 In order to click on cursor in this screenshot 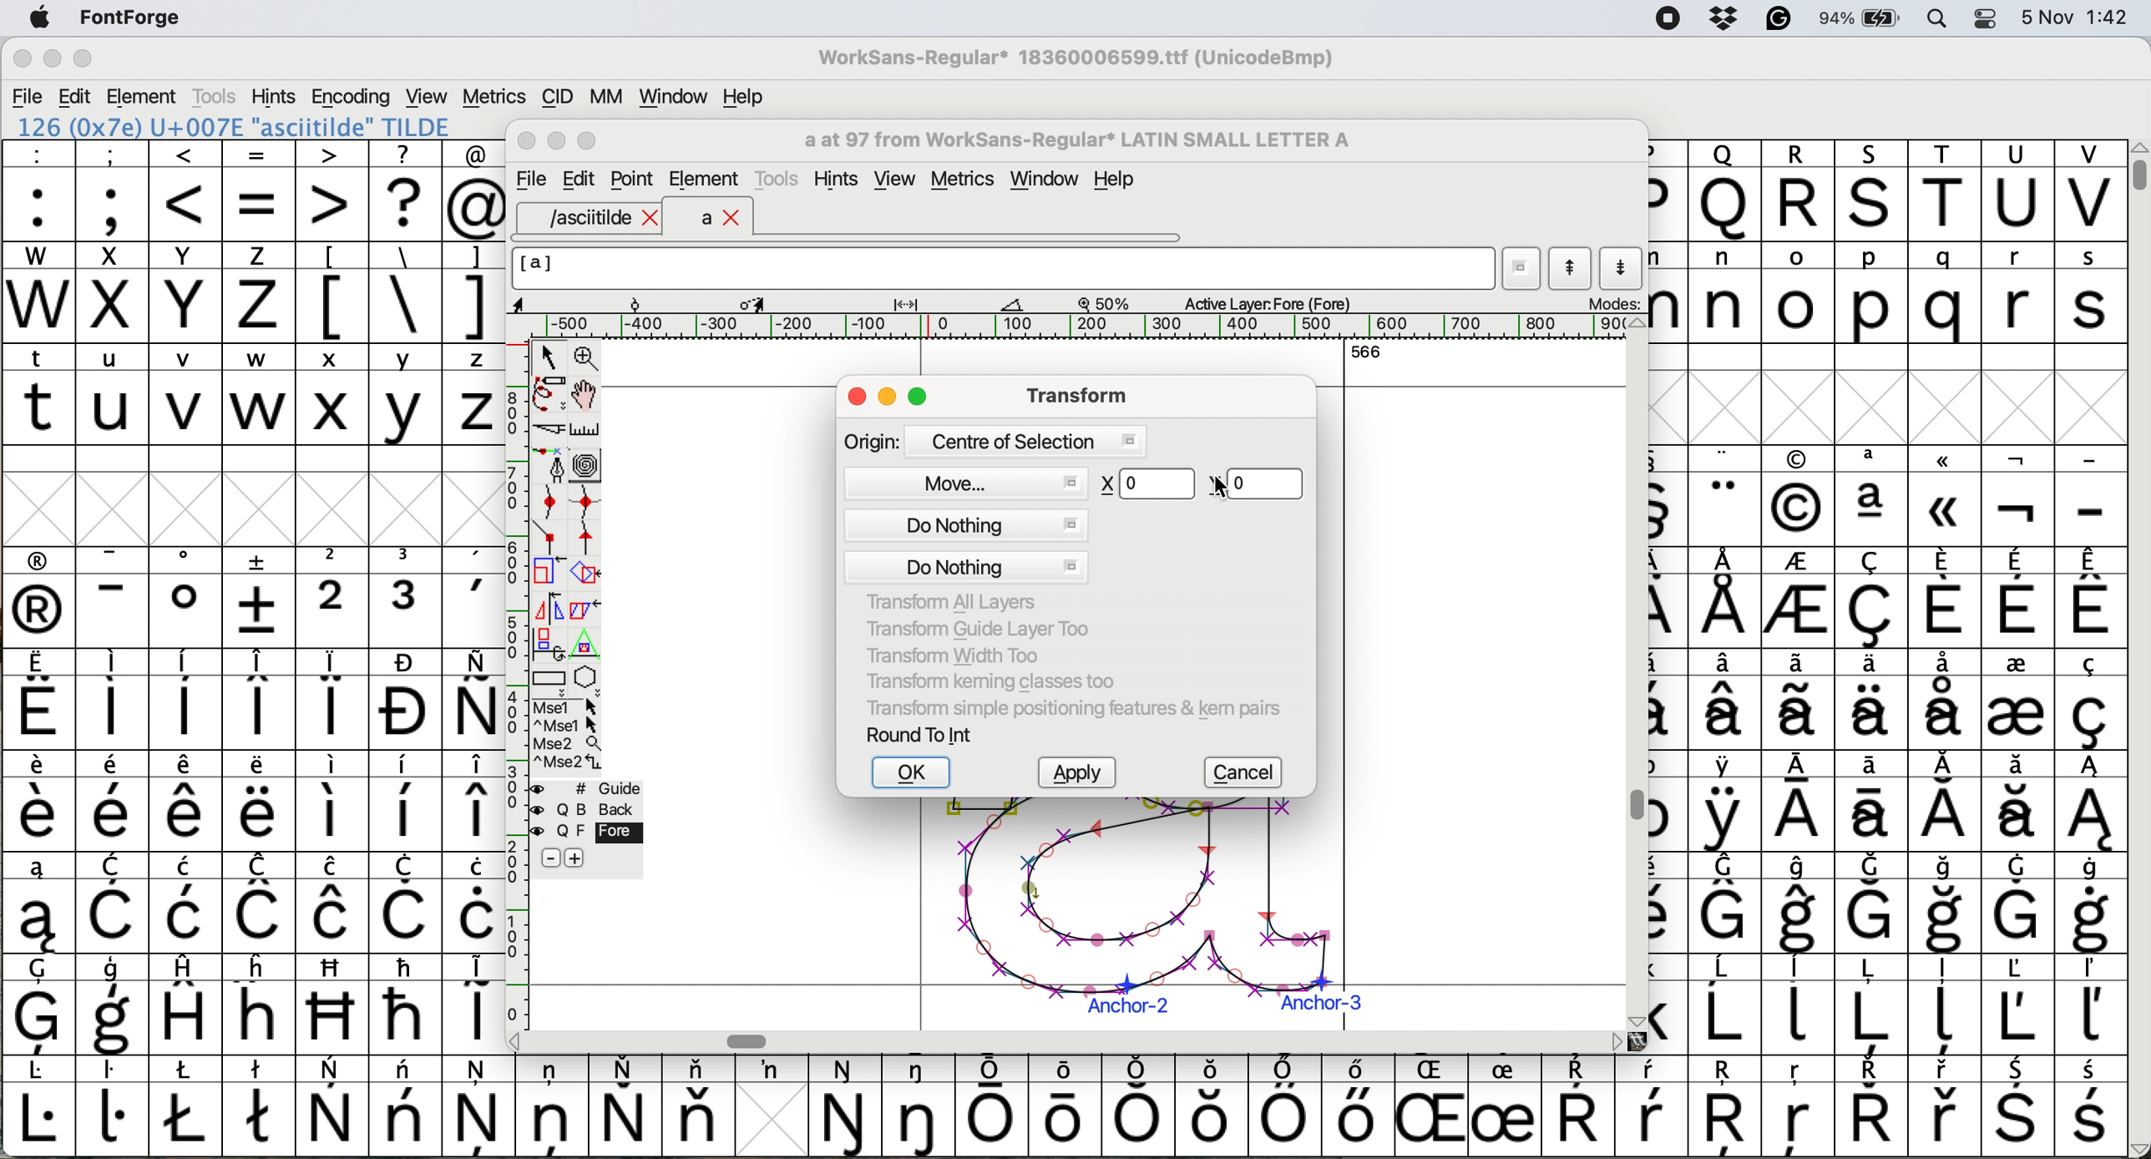, I will do `click(1217, 487)`.